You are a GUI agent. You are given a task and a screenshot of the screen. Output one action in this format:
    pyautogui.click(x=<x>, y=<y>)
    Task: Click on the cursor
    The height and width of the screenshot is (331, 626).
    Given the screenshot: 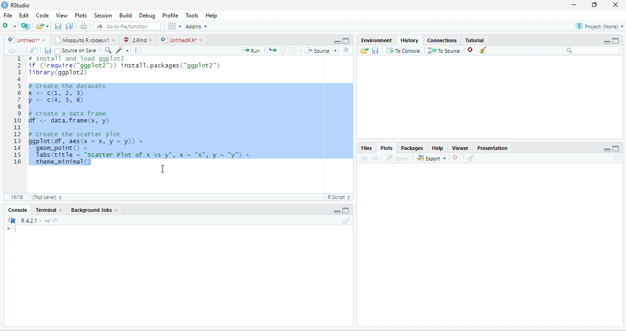 What is the action you would take?
    pyautogui.click(x=162, y=168)
    